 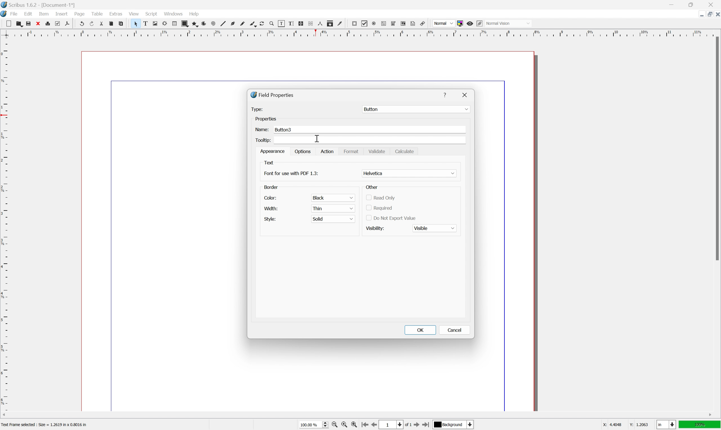 I want to click on cut, so click(x=101, y=23).